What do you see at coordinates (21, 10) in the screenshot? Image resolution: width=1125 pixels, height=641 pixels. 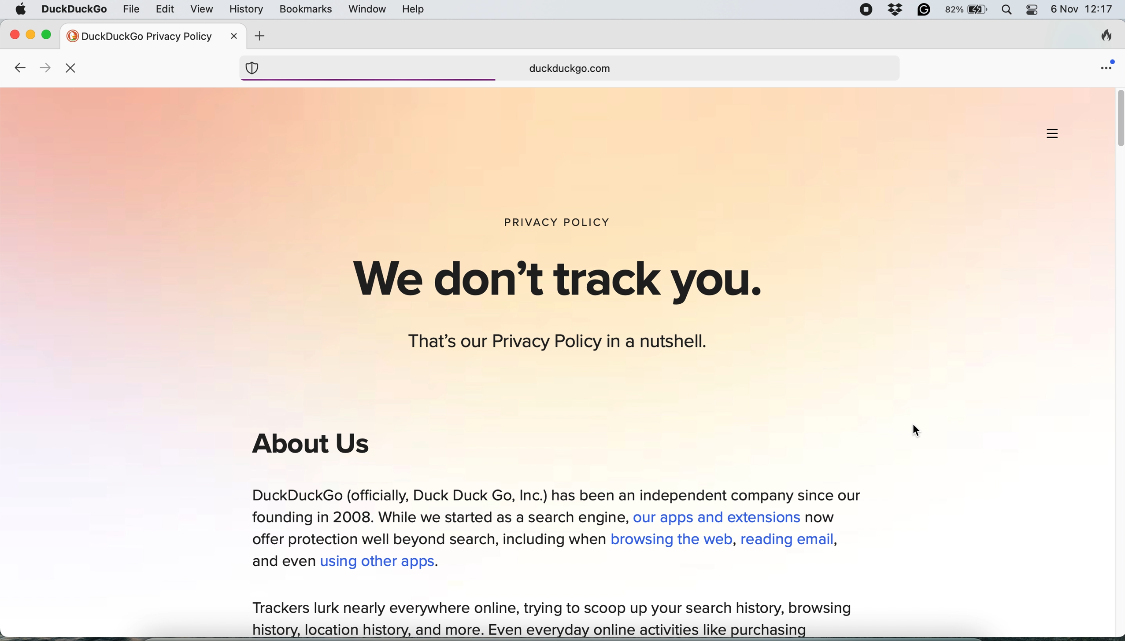 I see `system logo` at bounding box center [21, 10].